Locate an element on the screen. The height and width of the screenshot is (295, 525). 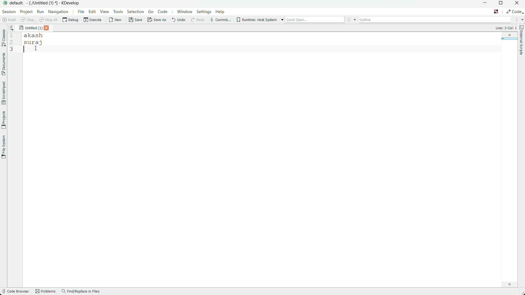
go menu is located at coordinates (150, 12).